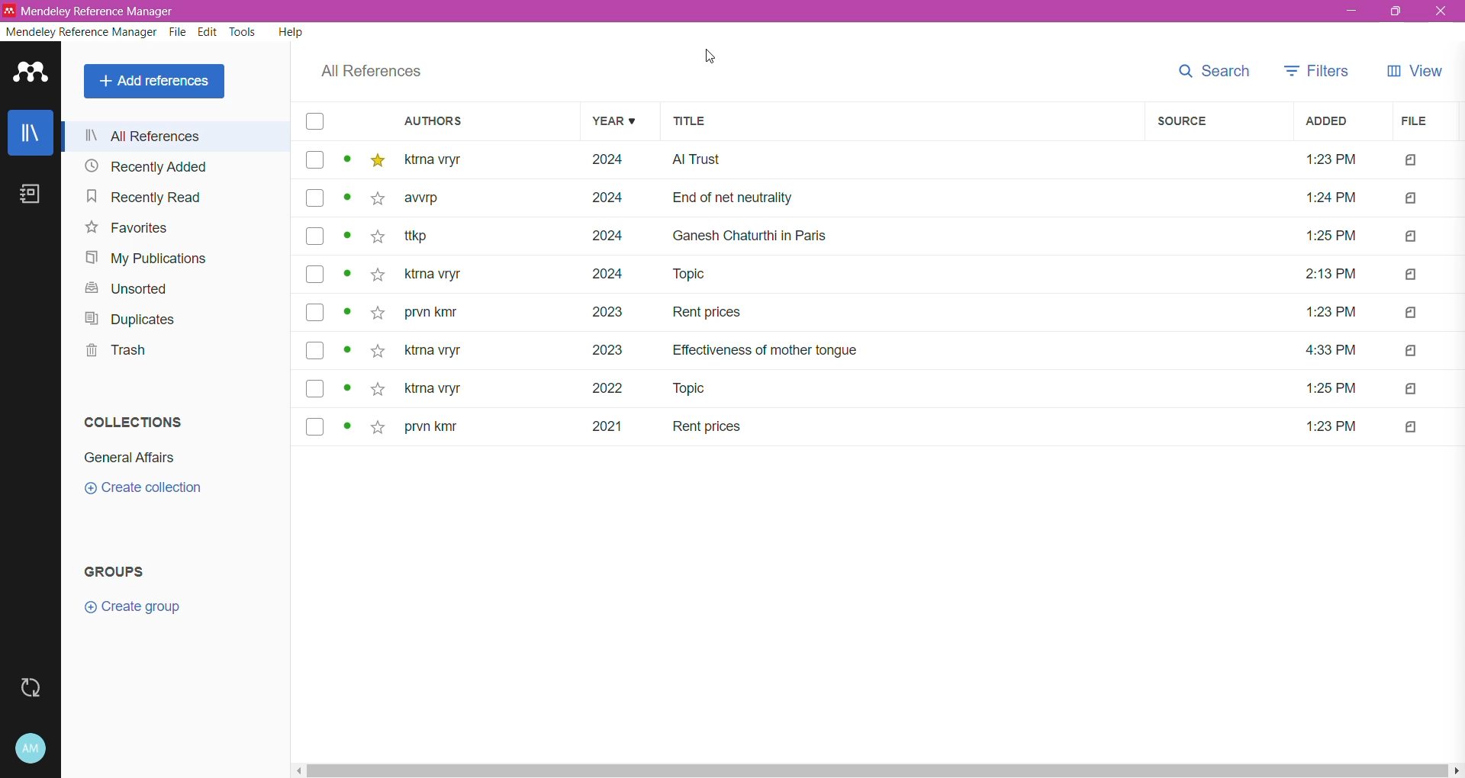 The height and width of the screenshot is (778, 1465). What do you see at coordinates (435, 161) in the screenshot?
I see `ktrna vryr` at bounding box center [435, 161].